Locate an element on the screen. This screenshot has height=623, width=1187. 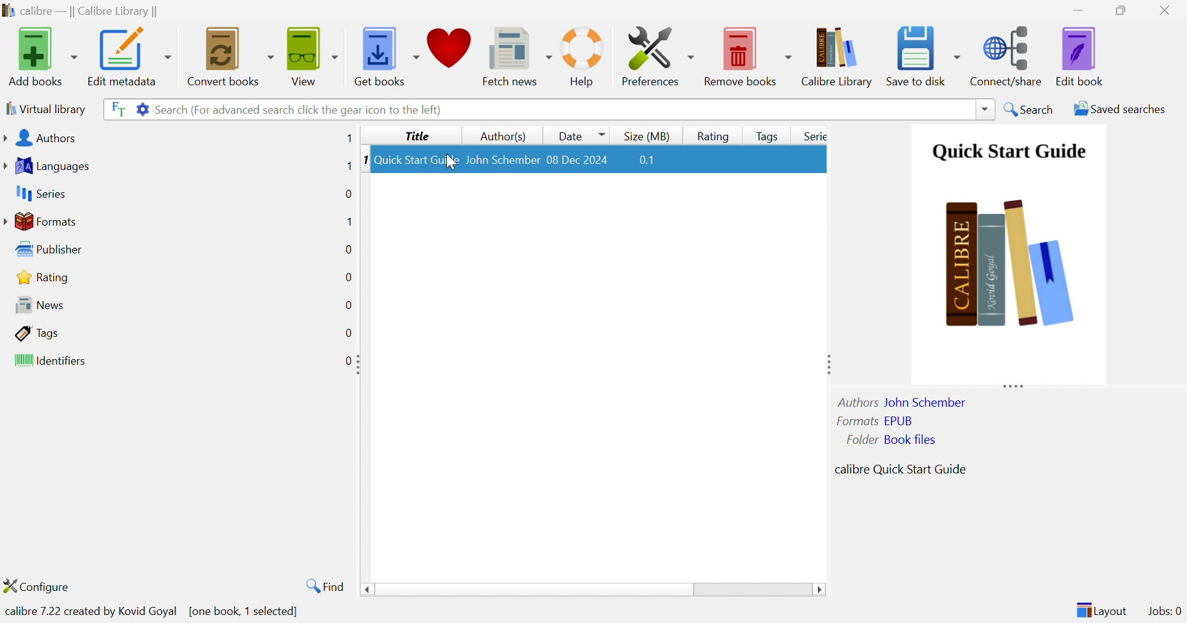
Edit metadata is located at coordinates (130, 56).